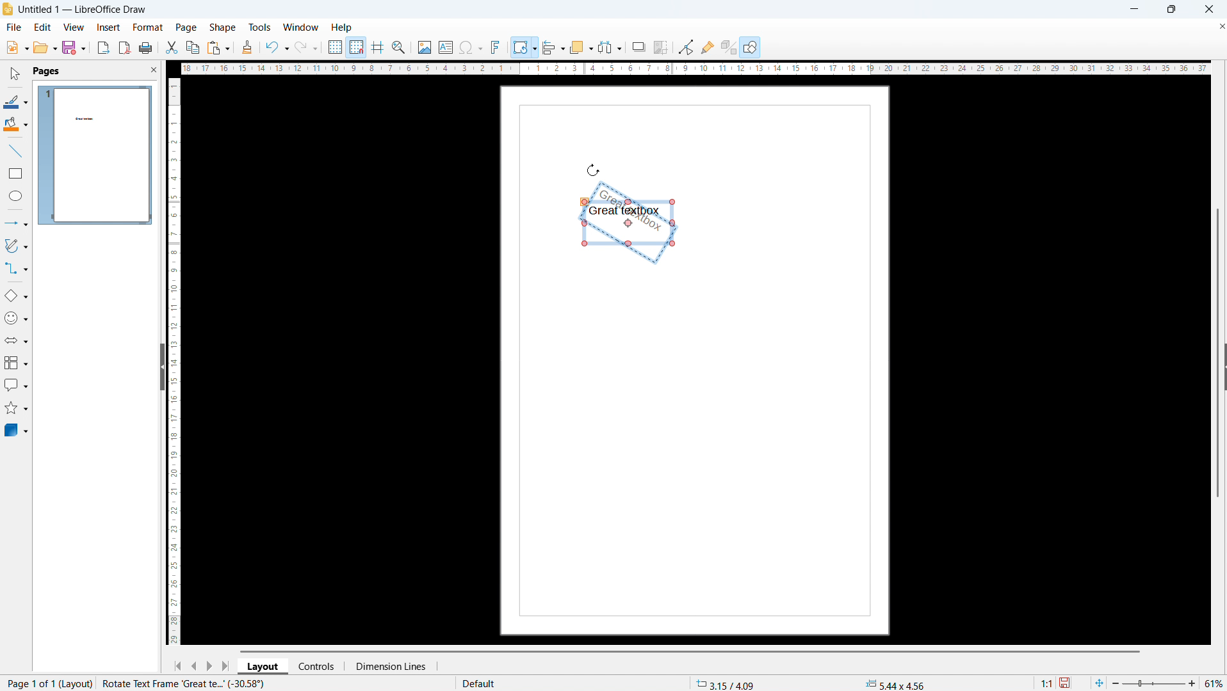 Image resolution: width=1227 pixels, height=691 pixels. What do you see at coordinates (15, 125) in the screenshot?
I see `background color` at bounding box center [15, 125].